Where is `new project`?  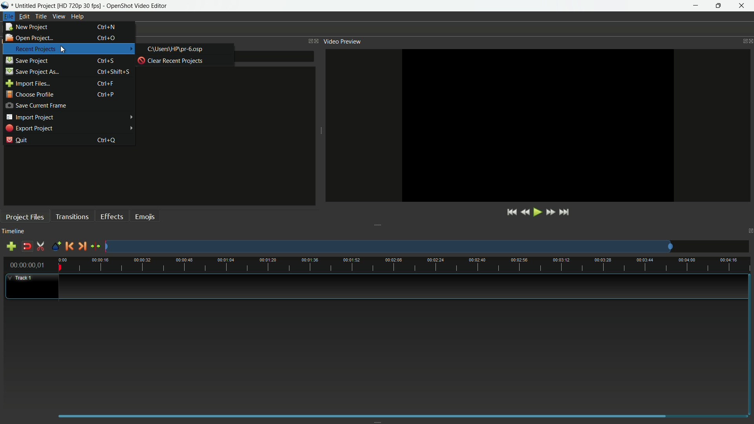 new project is located at coordinates (27, 27).